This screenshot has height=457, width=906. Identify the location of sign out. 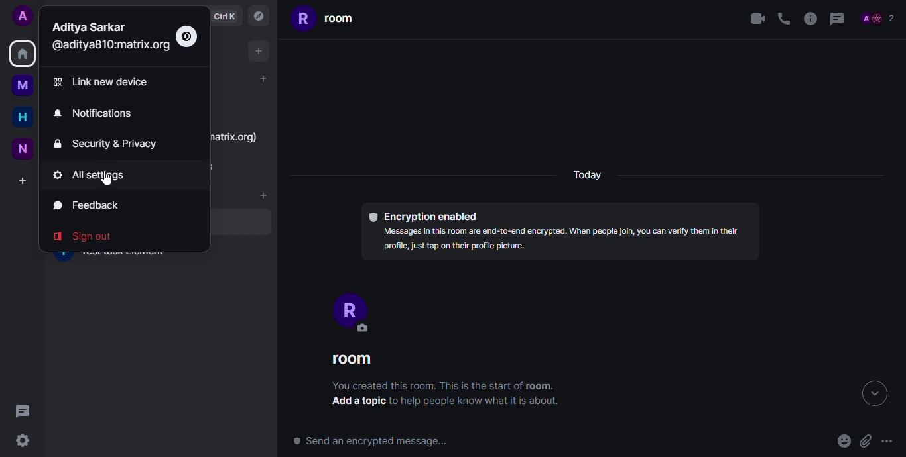
(88, 236).